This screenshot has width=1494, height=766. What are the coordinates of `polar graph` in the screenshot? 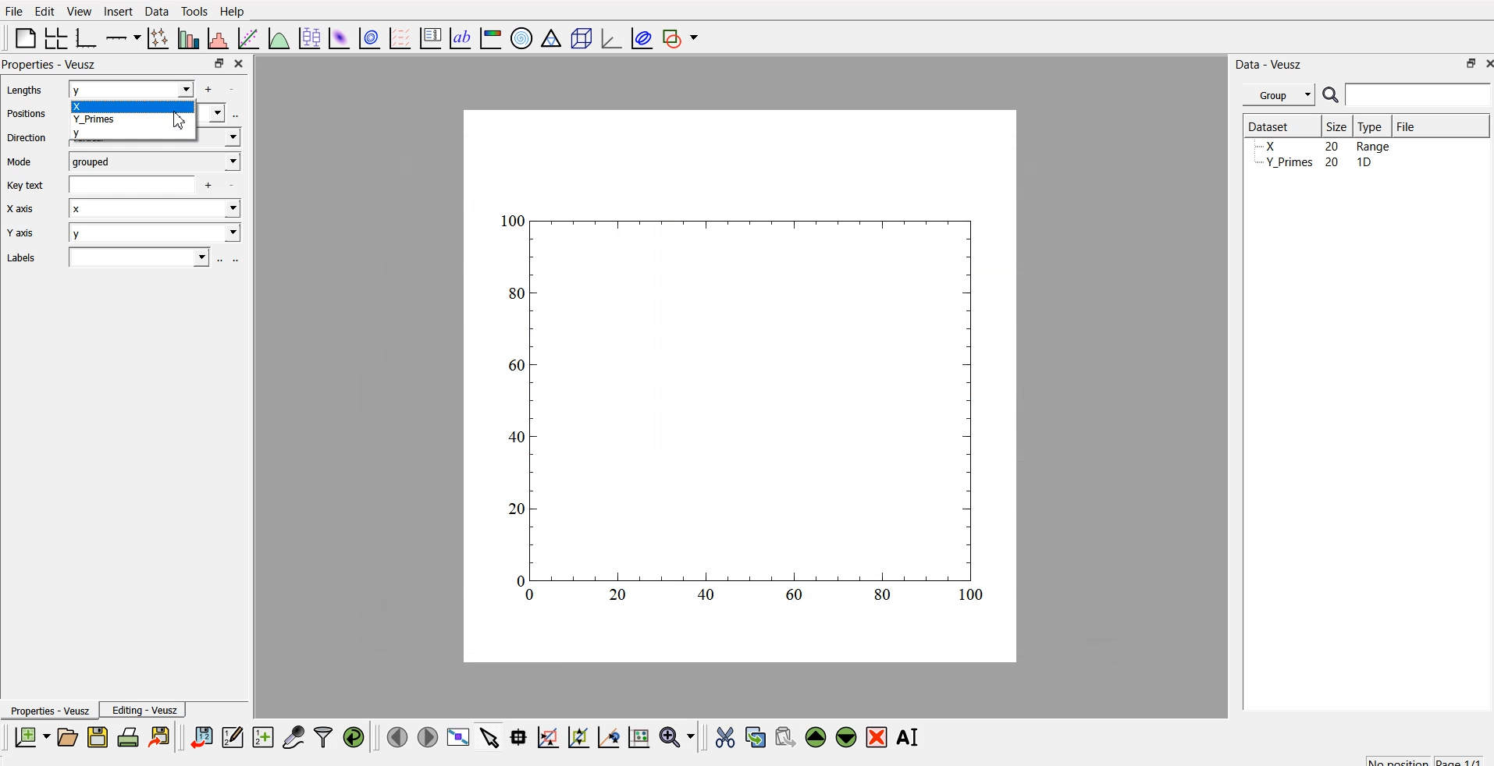 It's located at (524, 39).